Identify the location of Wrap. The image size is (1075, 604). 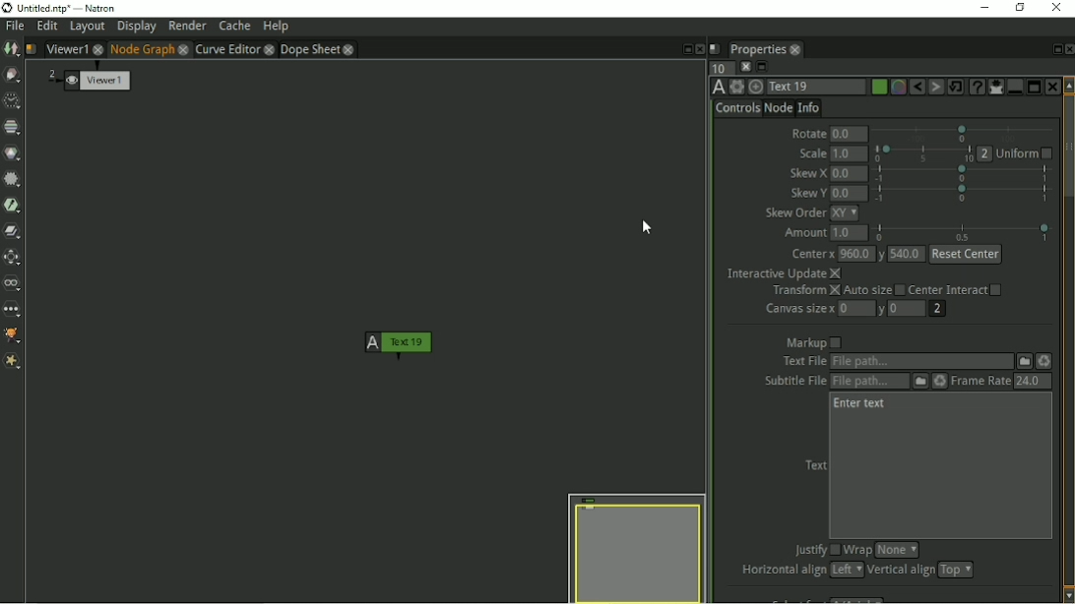
(857, 549).